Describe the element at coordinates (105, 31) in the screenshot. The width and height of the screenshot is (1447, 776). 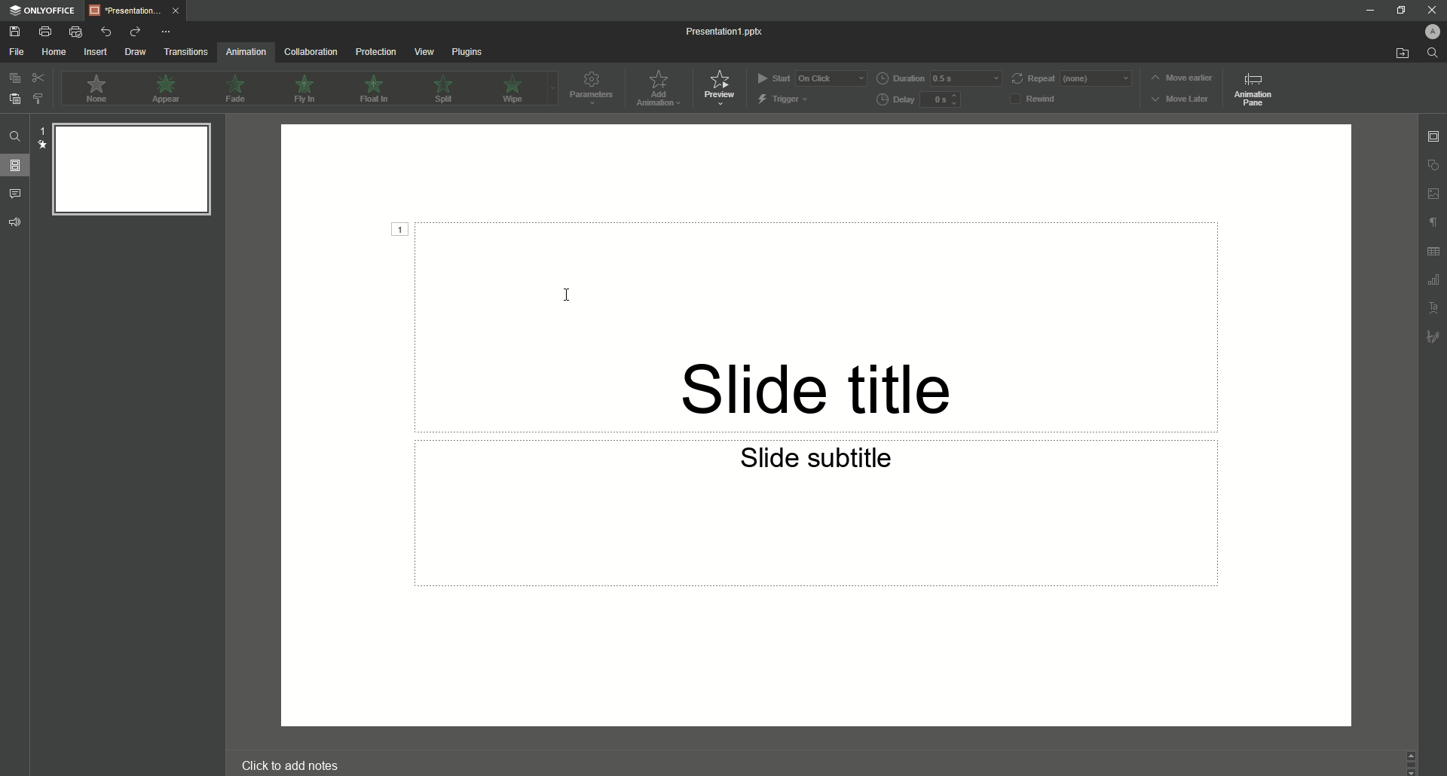
I see `Undo` at that location.